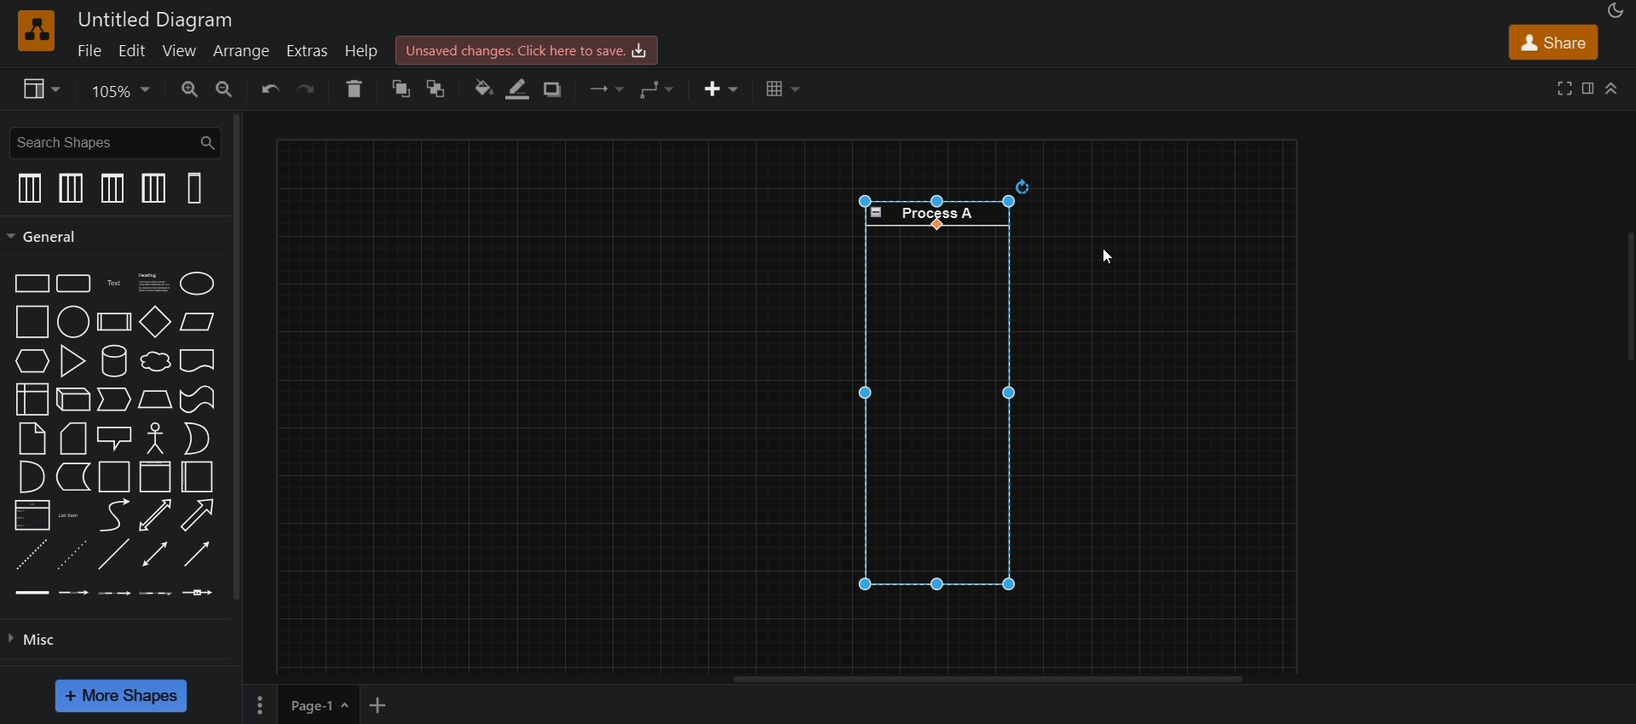  What do you see at coordinates (157, 440) in the screenshot?
I see `actor` at bounding box center [157, 440].